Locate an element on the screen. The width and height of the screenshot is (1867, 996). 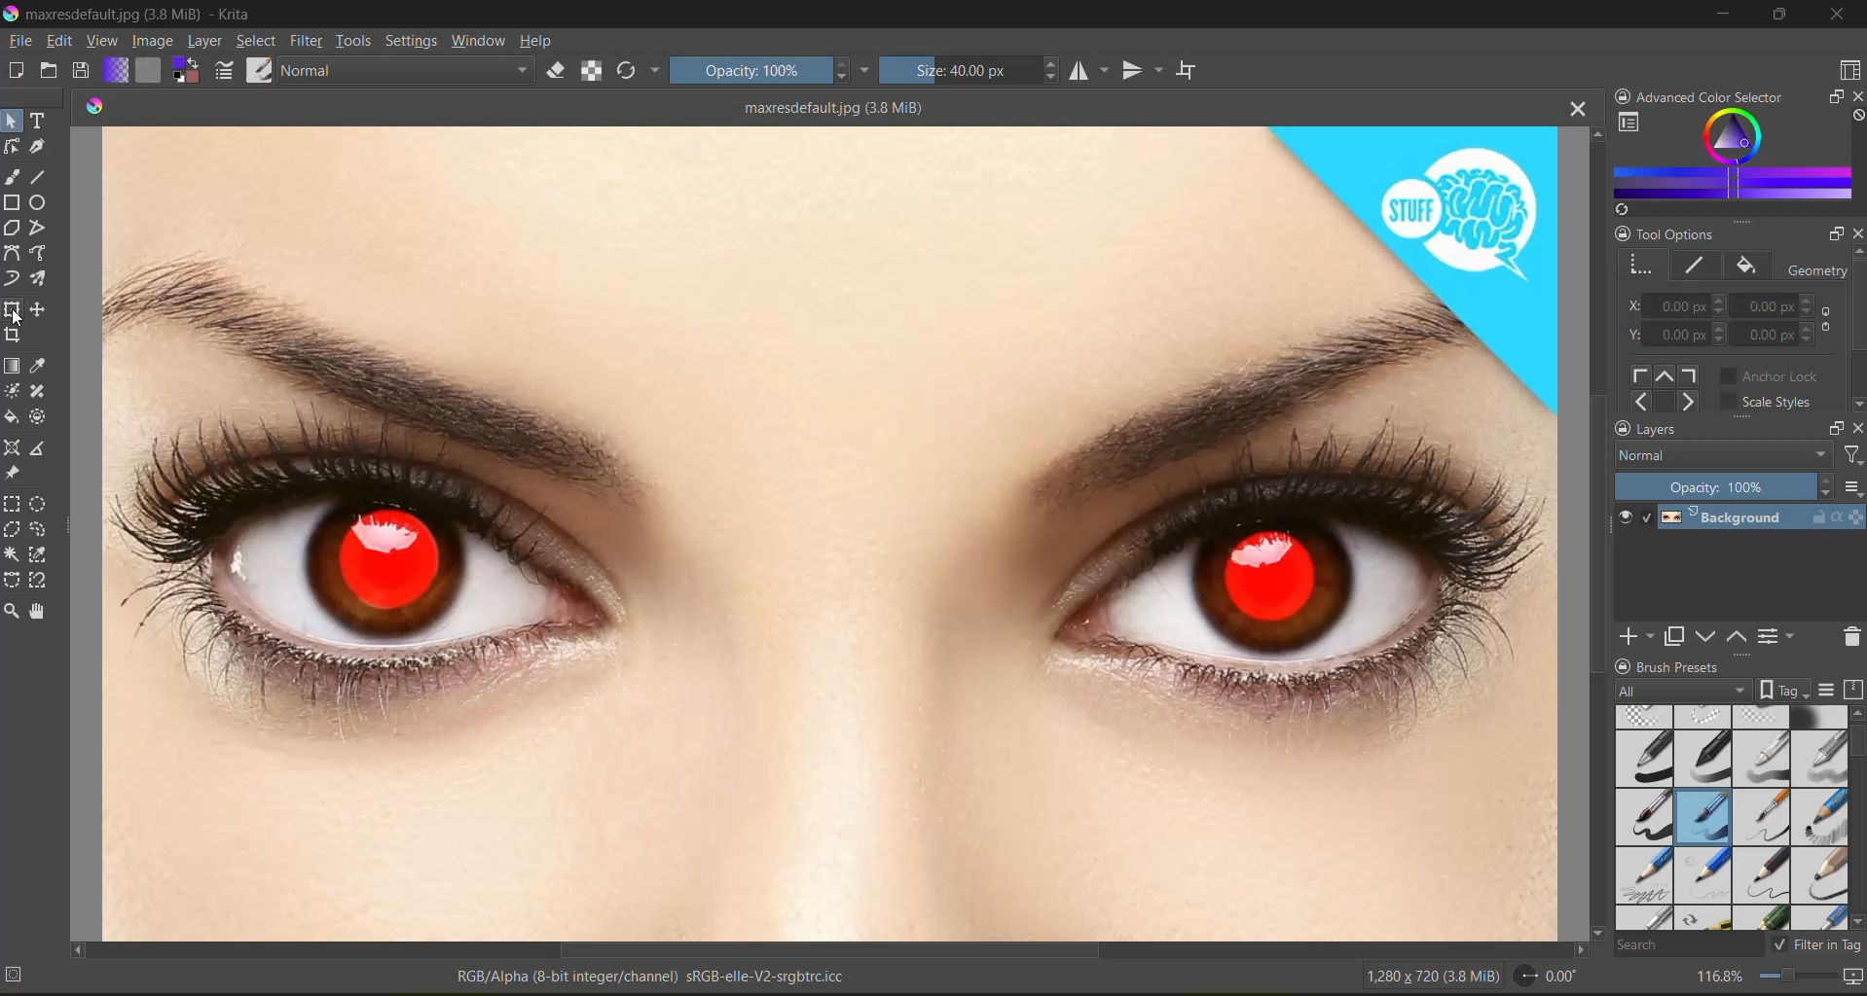
clear all color search history is located at coordinates (1855, 116).